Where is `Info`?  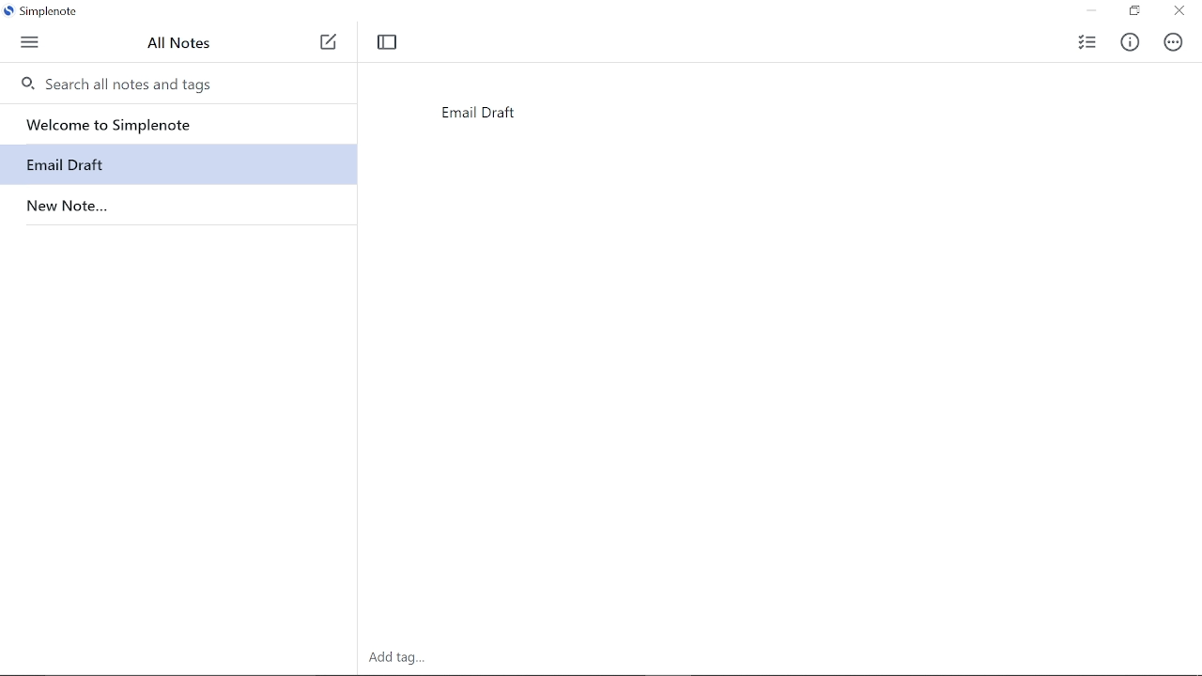 Info is located at coordinates (1132, 43).